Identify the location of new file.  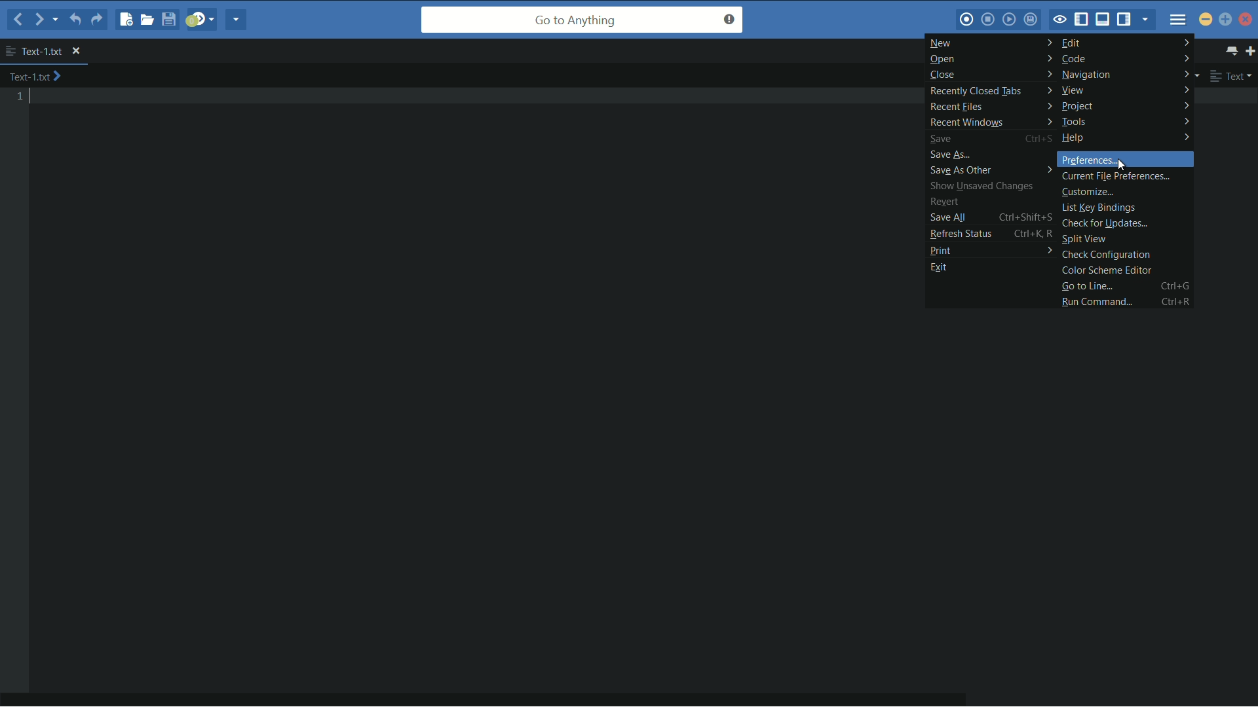
(126, 21).